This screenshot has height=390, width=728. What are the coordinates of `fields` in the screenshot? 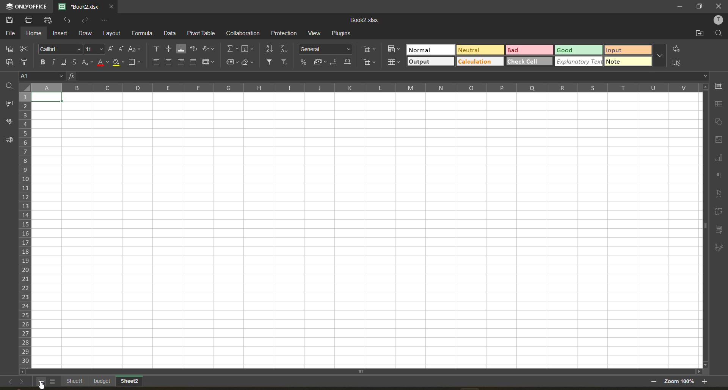 It's located at (248, 50).